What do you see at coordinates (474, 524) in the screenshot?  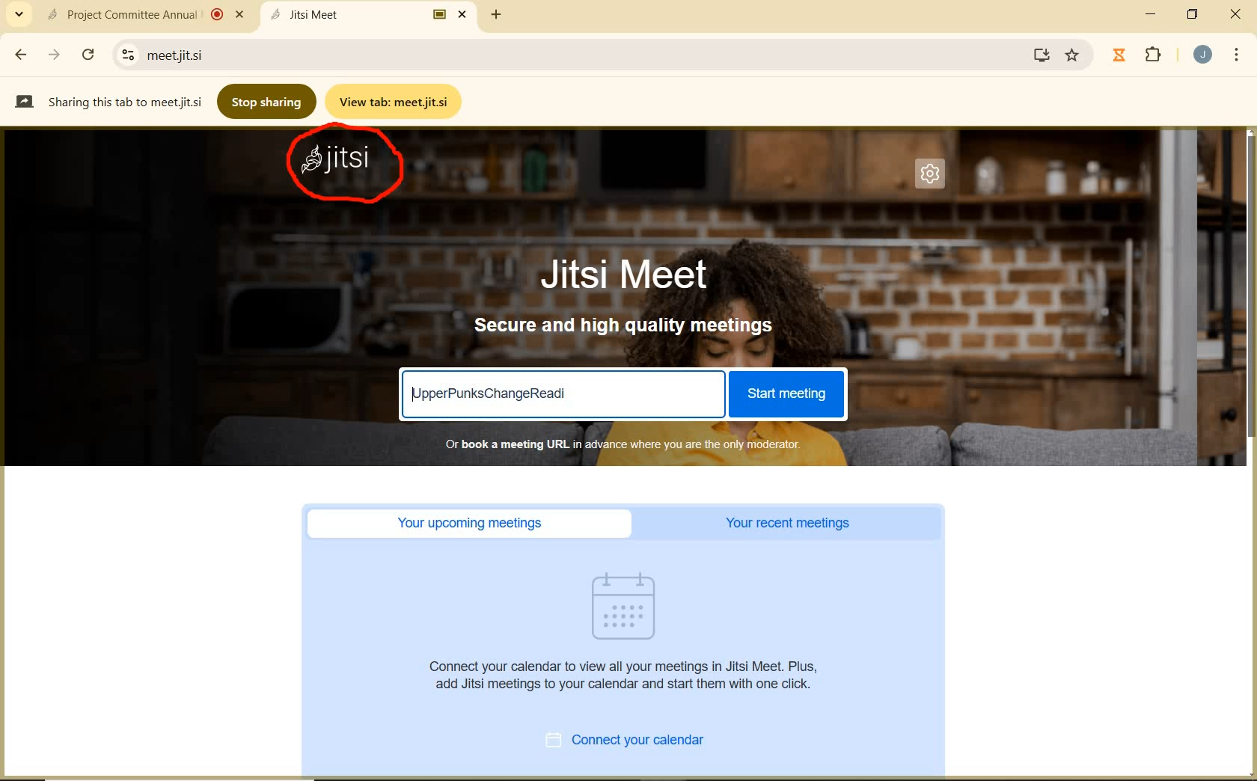 I see `YOUR UPCOMING MEETINGS` at bounding box center [474, 524].